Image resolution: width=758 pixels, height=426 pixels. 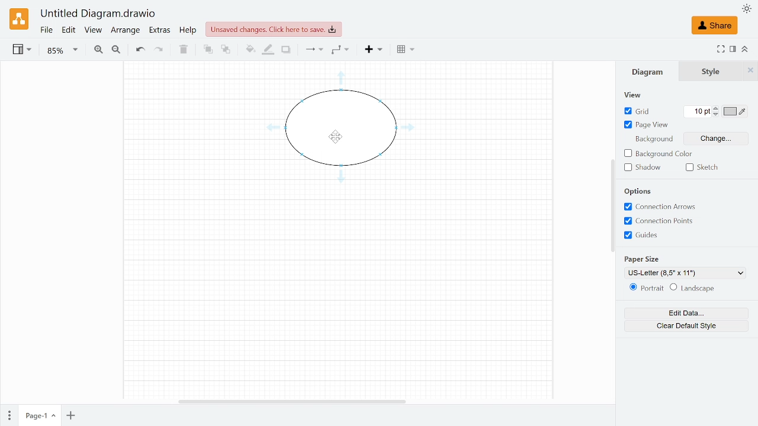 I want to click on Change, so click(x=717, y=138).